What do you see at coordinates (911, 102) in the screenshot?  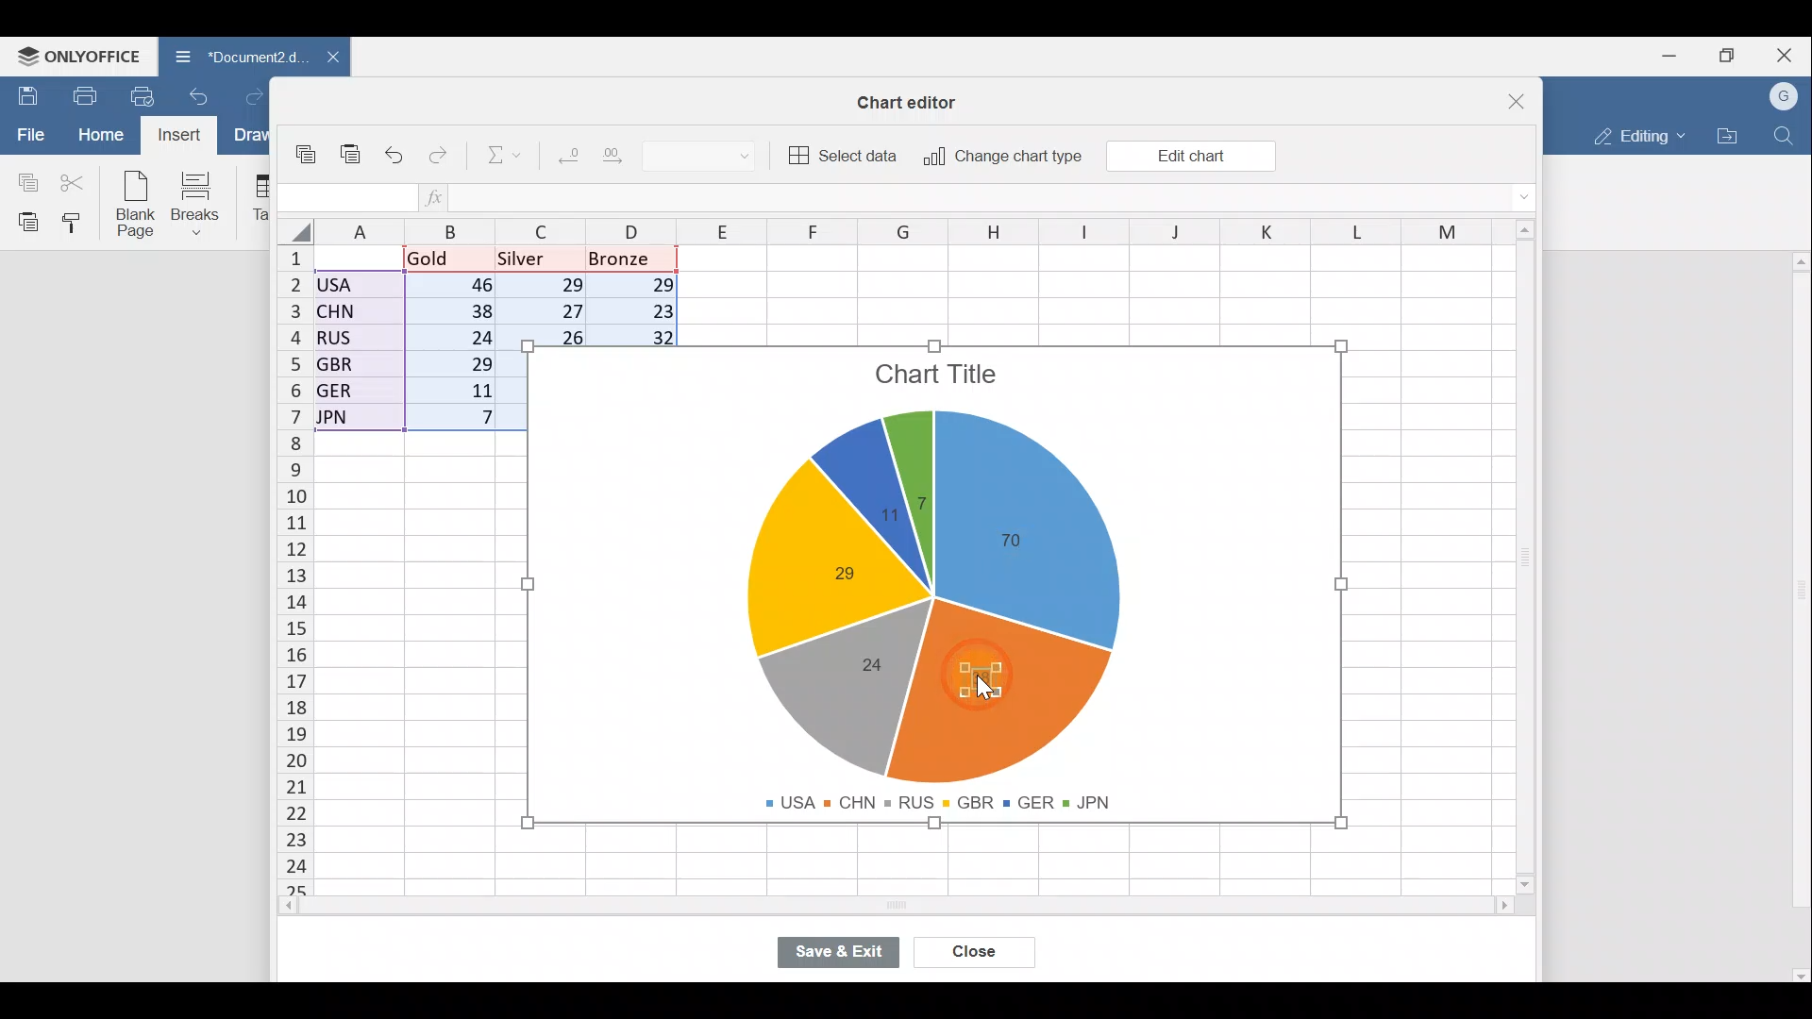 I see `Chart editor` at bounding box center [911, 102].